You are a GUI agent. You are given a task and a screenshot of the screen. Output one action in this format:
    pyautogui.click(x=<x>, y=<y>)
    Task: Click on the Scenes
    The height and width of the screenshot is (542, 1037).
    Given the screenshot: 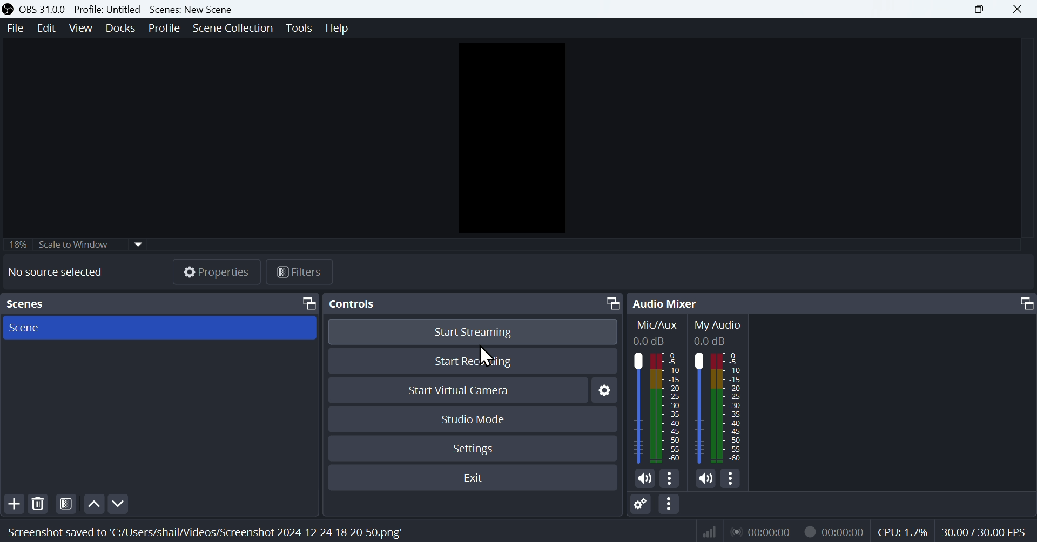 What is the action you would take?
    pyautogui.click(x=40, y=303)
    